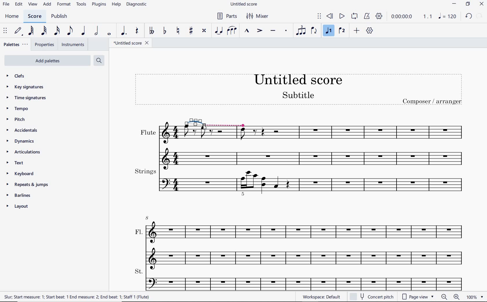  I want to click on page view, so click(417, 297).